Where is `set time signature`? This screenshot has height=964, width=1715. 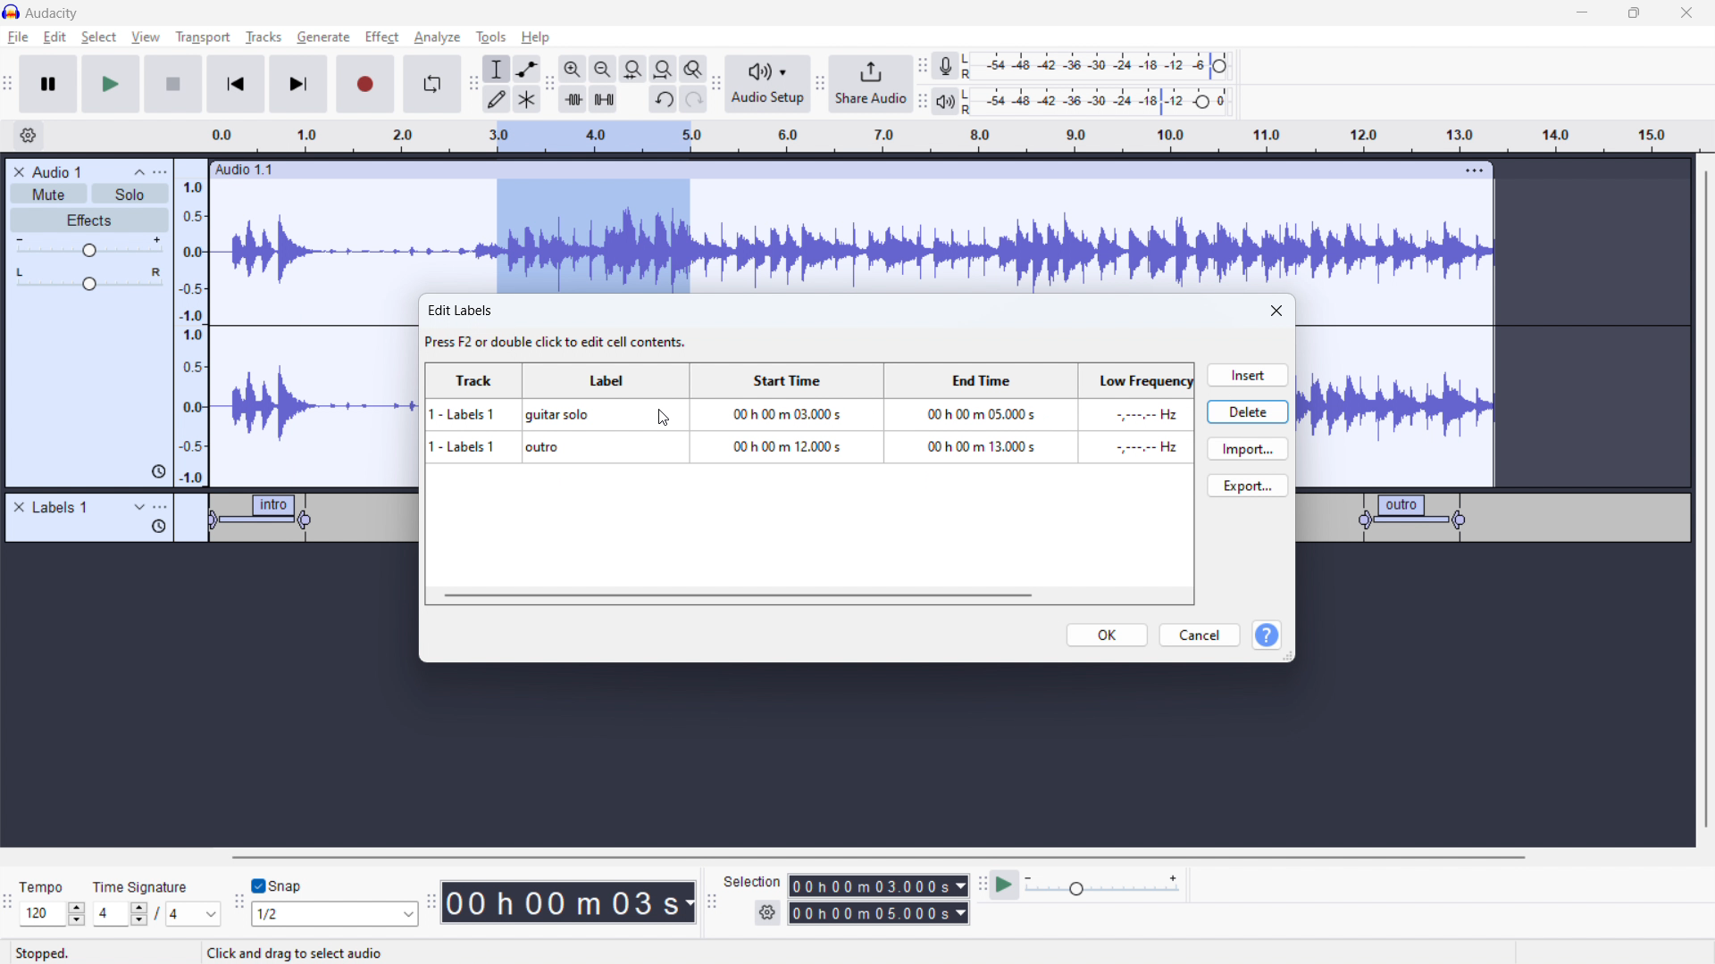
set time signature is located at coordinates (158, 913).